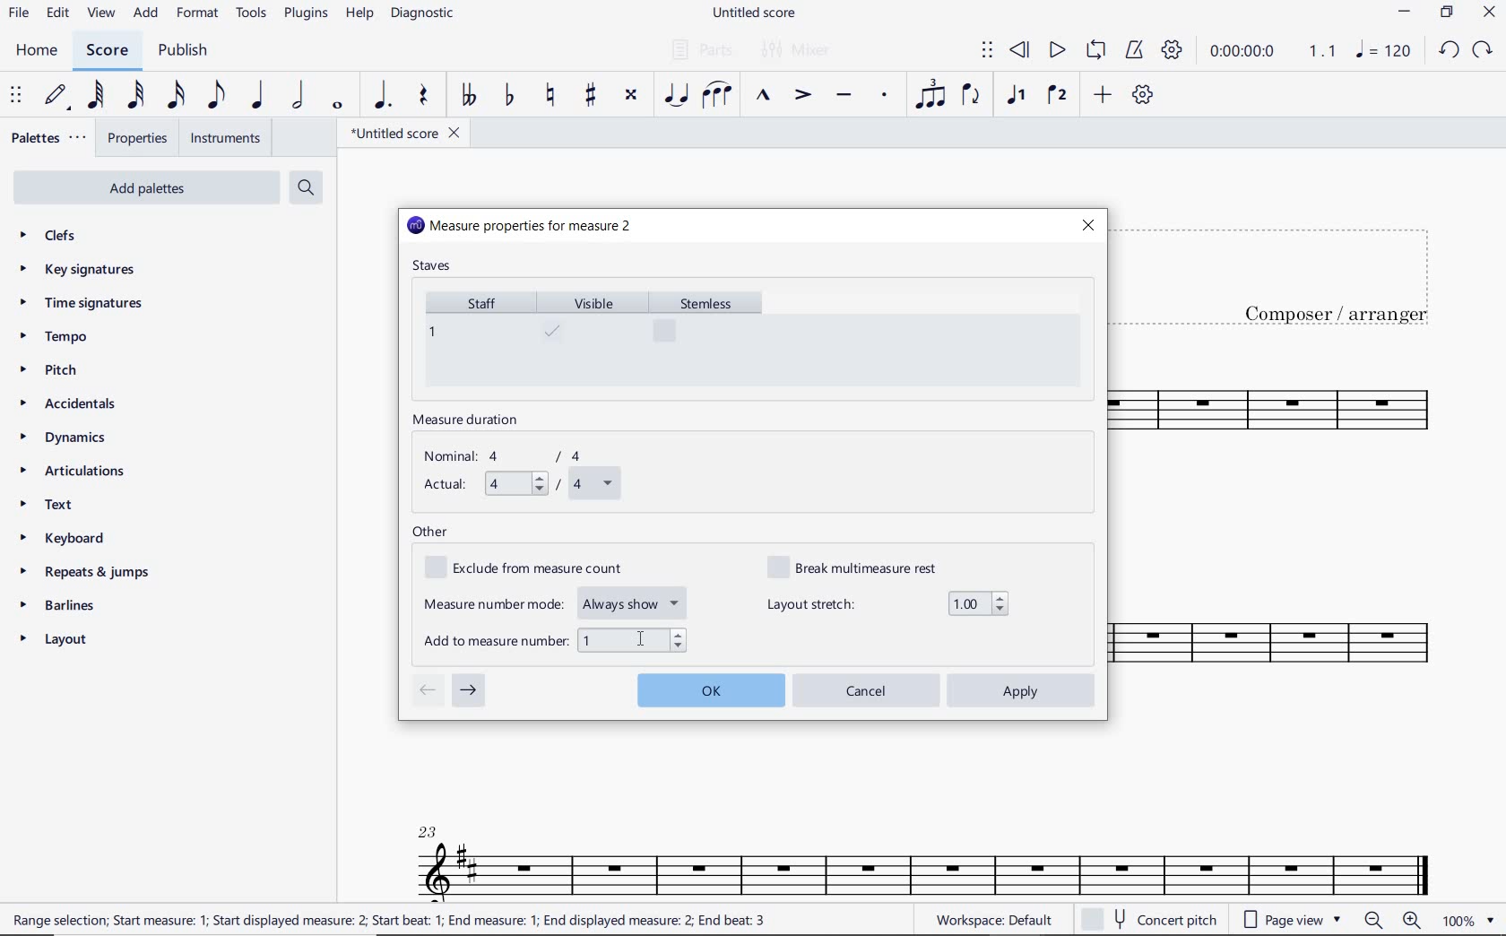 This screenshot has width=1506, height=936. What do you see at coordinates (555, 638) in the screenshot?
I see `add to measure number` at bounding box center [555, 638].